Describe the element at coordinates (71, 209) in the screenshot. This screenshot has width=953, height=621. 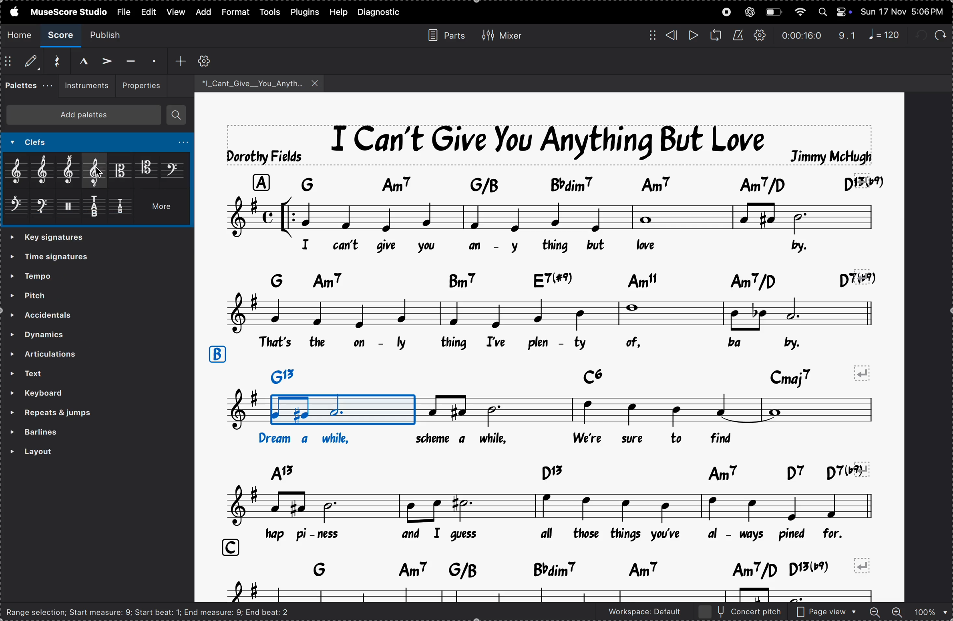
I see `percussion` at that location.